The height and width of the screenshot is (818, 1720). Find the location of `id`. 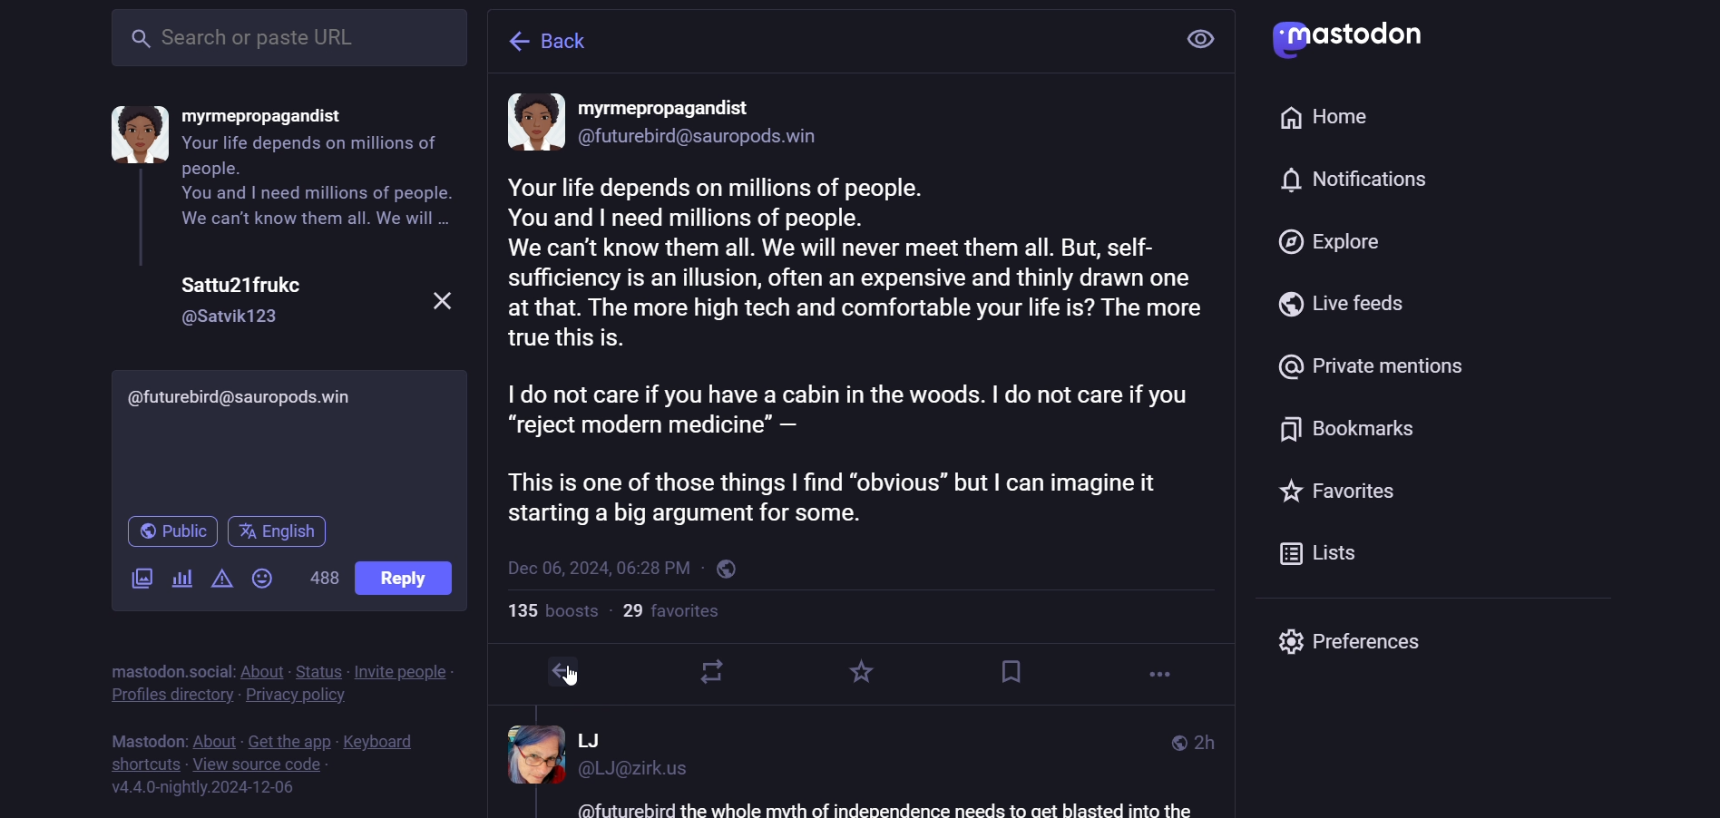

id is located at coordinates (238, 317).